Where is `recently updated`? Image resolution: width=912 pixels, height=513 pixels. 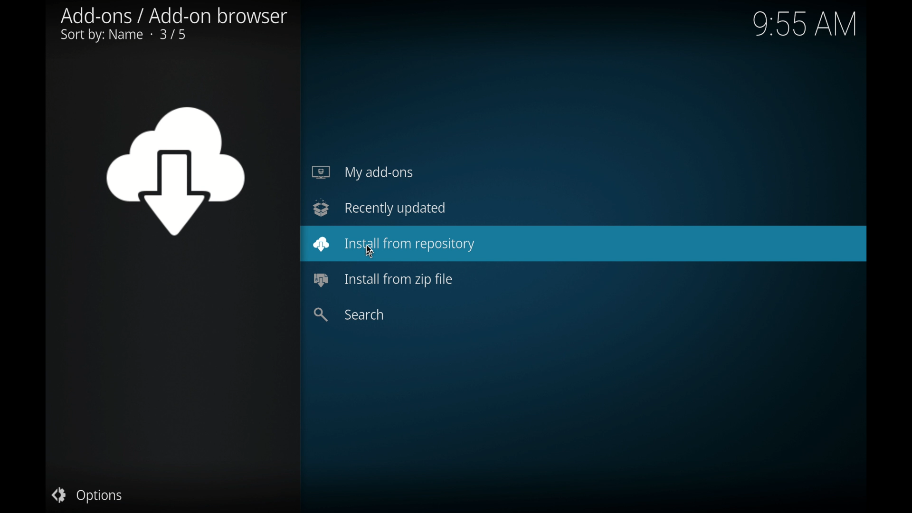 recently updated is located at coordinates (379, 207).